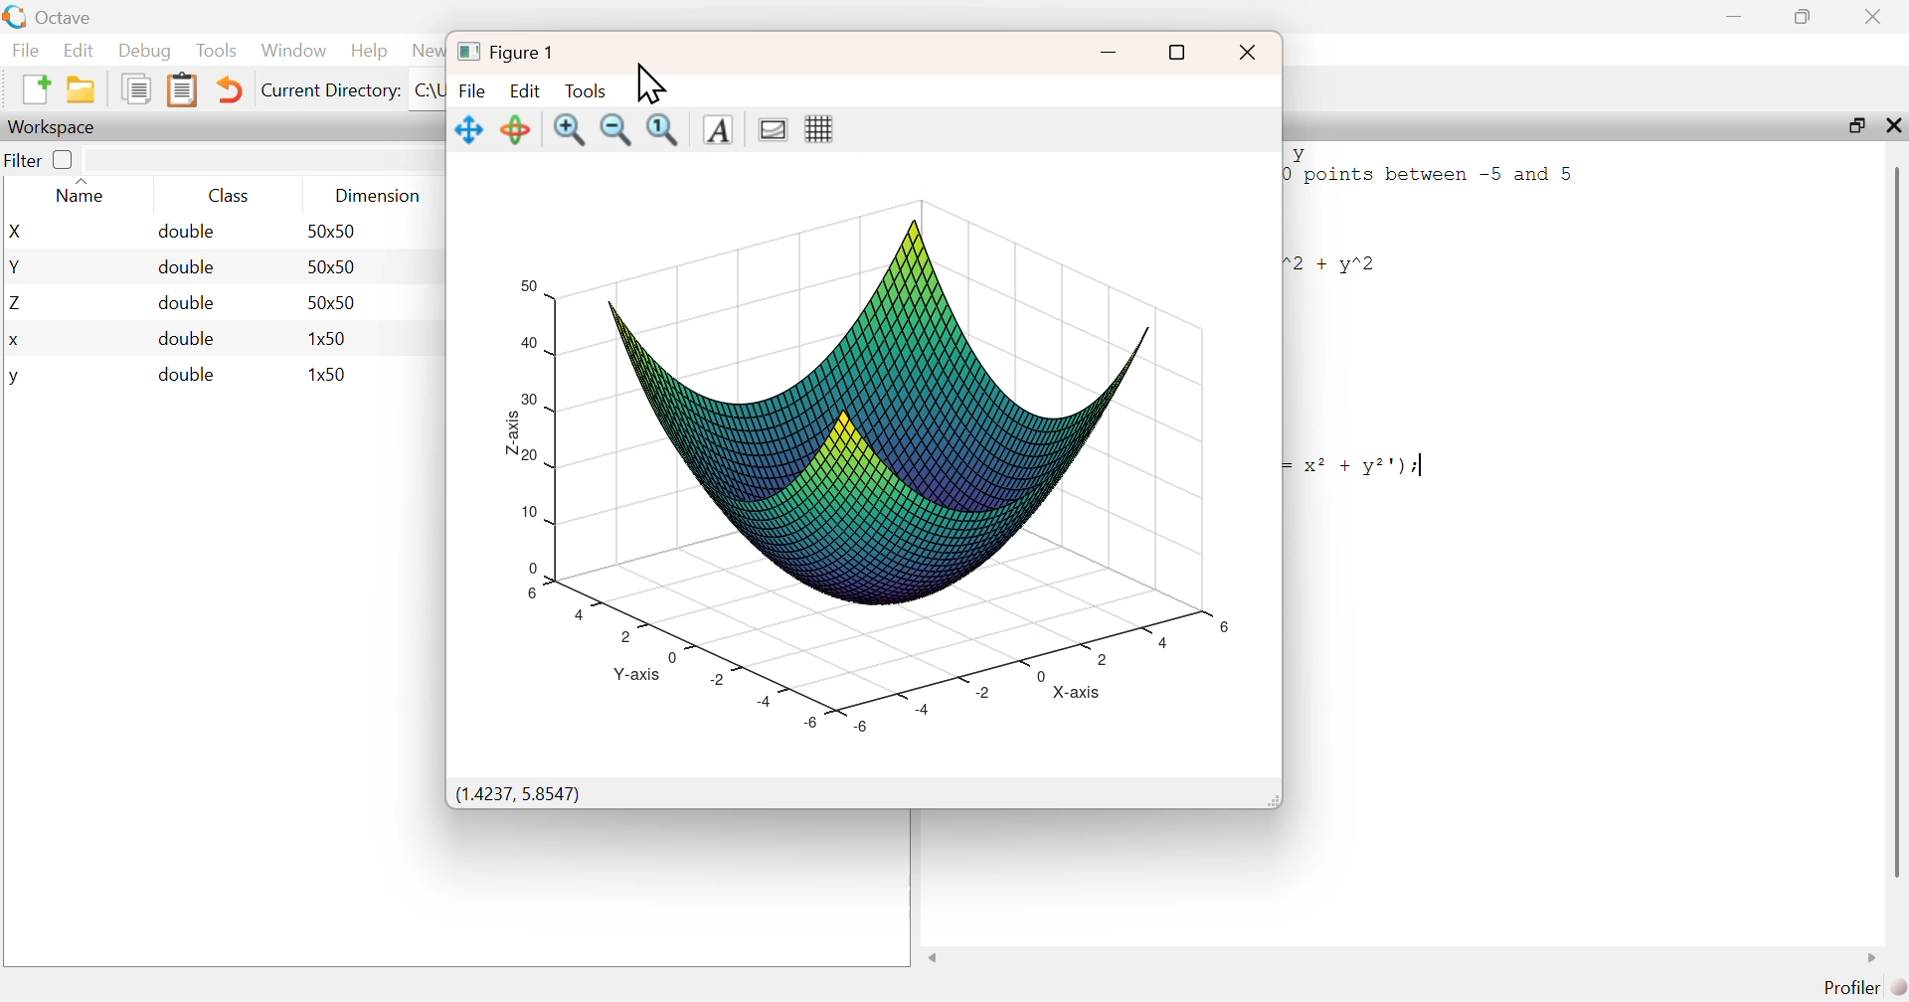  What do you see at coordinates (186, 375) in the screenshot?
I see `double` at bounding box center [186, 375].